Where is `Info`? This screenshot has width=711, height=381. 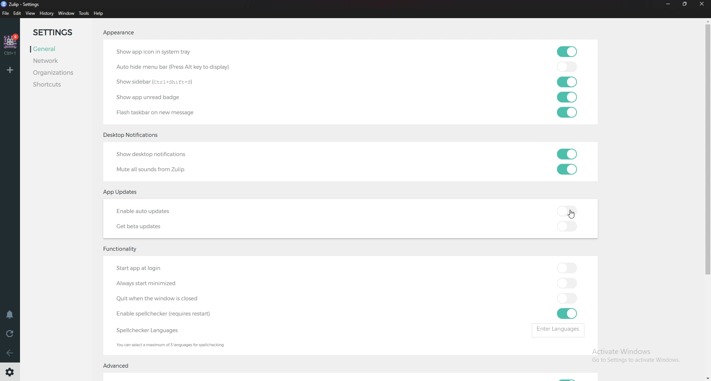
Info is located at coordinates (181, 345).